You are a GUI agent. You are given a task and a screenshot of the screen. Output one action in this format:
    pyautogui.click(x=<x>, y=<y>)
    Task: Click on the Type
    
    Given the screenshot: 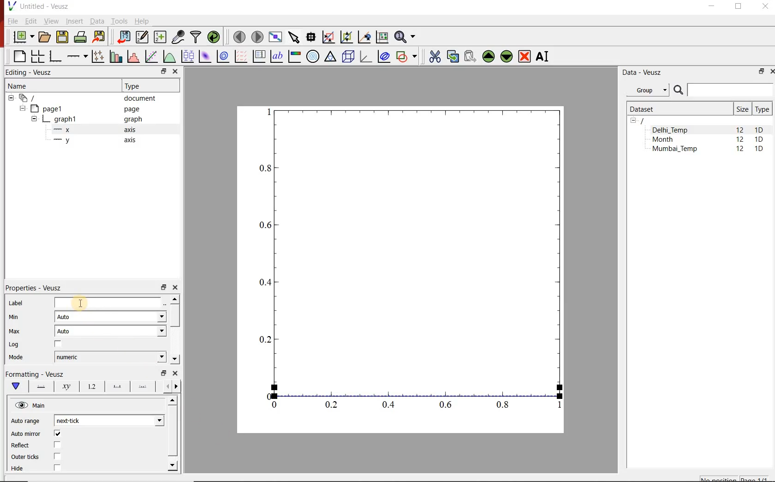 What is the action you would take?
    pyautogui.click(x=762, y=109)
    